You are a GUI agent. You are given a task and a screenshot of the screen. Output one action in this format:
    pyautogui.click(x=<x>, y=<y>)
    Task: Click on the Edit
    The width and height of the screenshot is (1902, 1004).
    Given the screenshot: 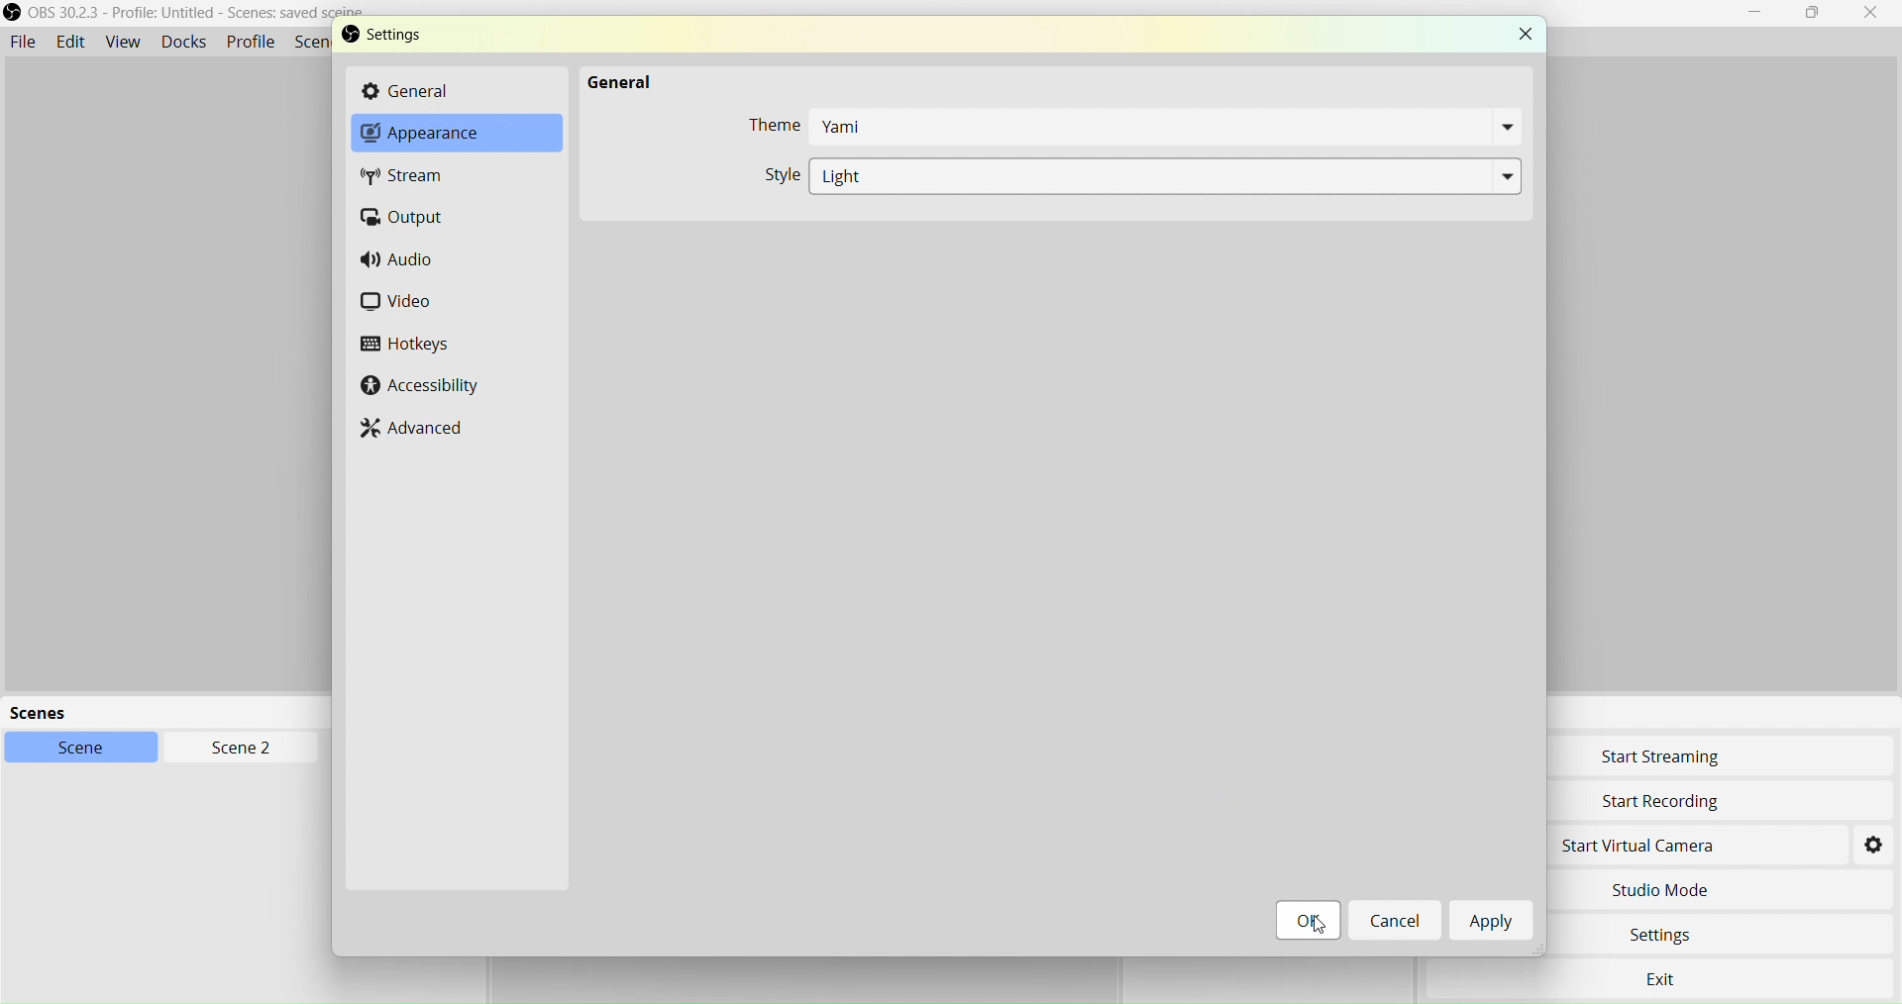 What is the action you would take?
    pyautogui.click(x=71, y=42)
    